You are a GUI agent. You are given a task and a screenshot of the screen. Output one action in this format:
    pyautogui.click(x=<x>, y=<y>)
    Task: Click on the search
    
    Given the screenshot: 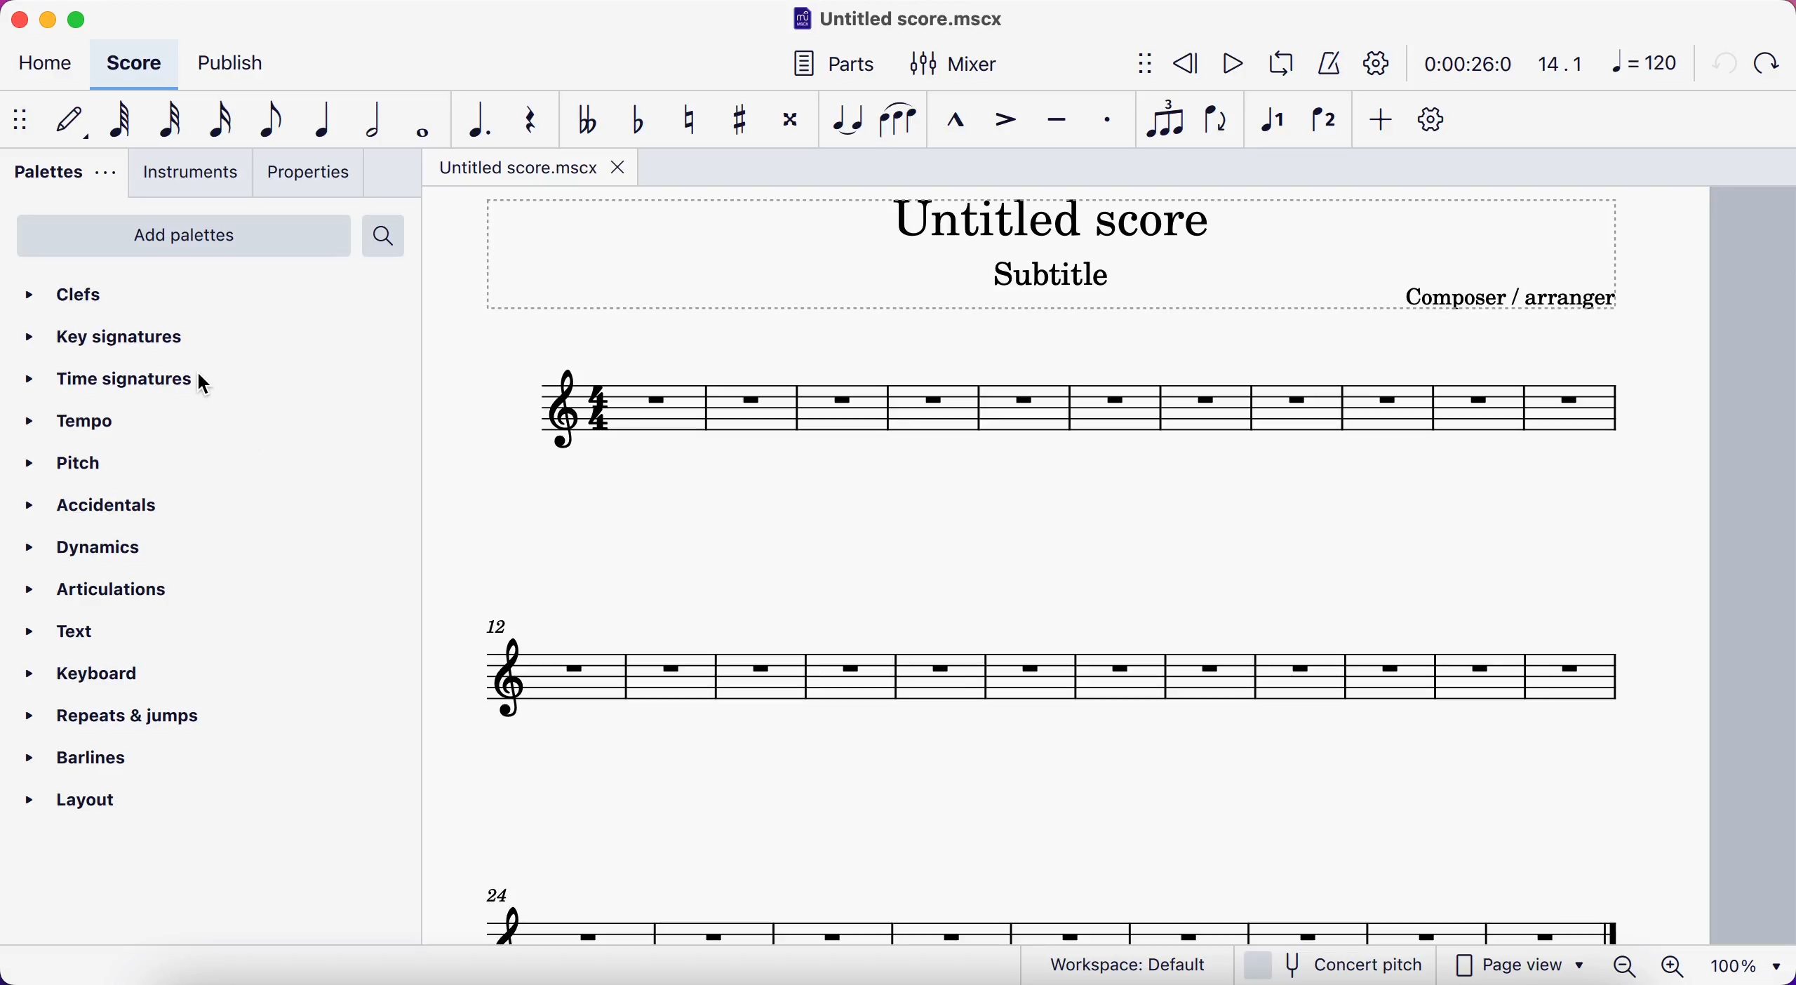 What is the action you would take?
    pyautogui.click(x=391, y=236)
    